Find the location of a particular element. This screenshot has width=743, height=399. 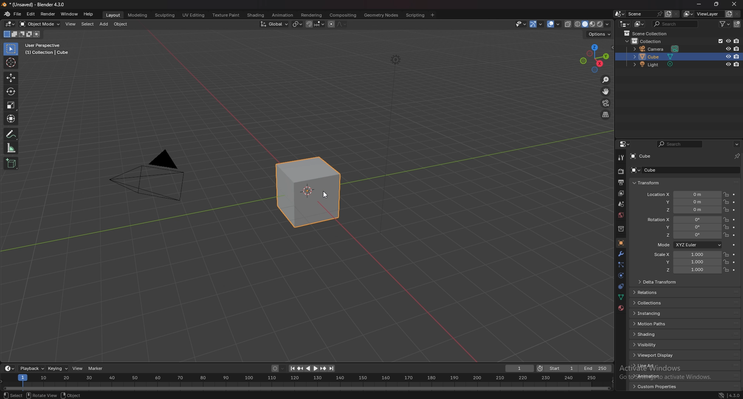

search is located at coordinates (674, 24).